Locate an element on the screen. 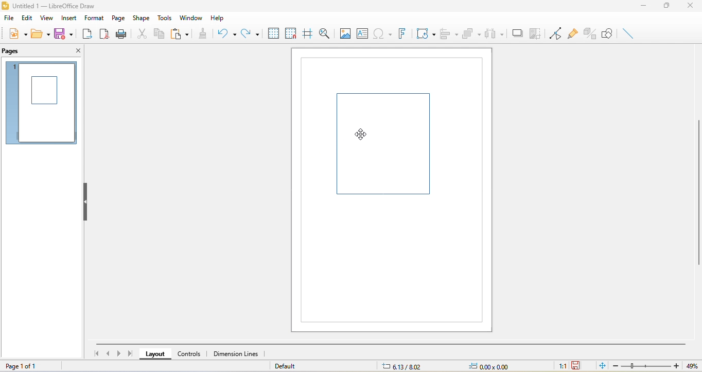  cut is located at coordinates (143, 32).